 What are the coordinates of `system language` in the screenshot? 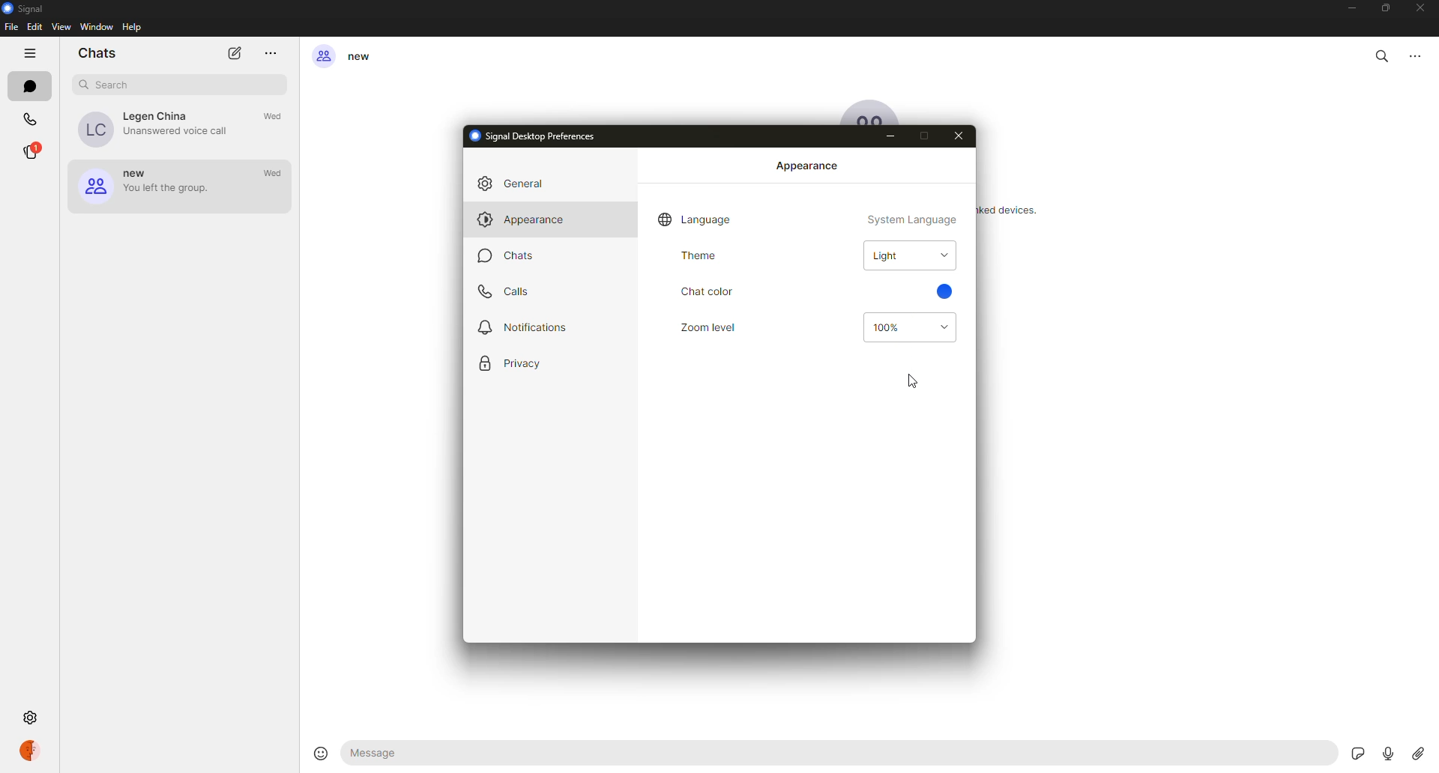 It's located at (911, 222).